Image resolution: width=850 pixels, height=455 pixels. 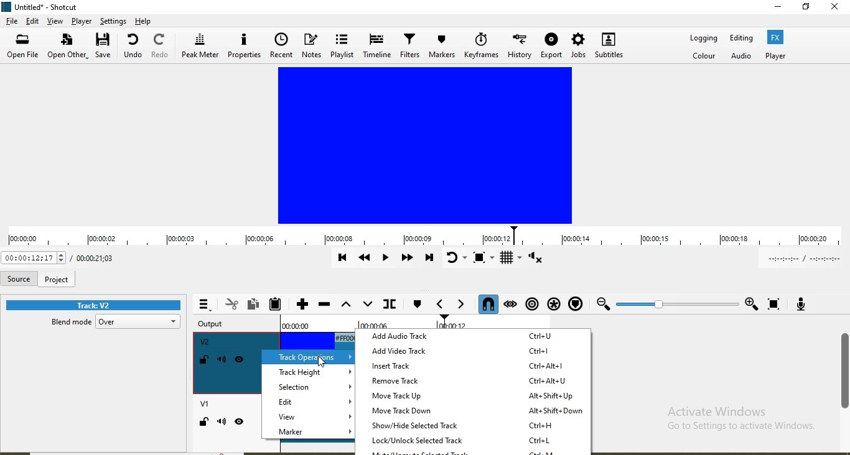 I want to click on Hide, so click(x=240, y=423).